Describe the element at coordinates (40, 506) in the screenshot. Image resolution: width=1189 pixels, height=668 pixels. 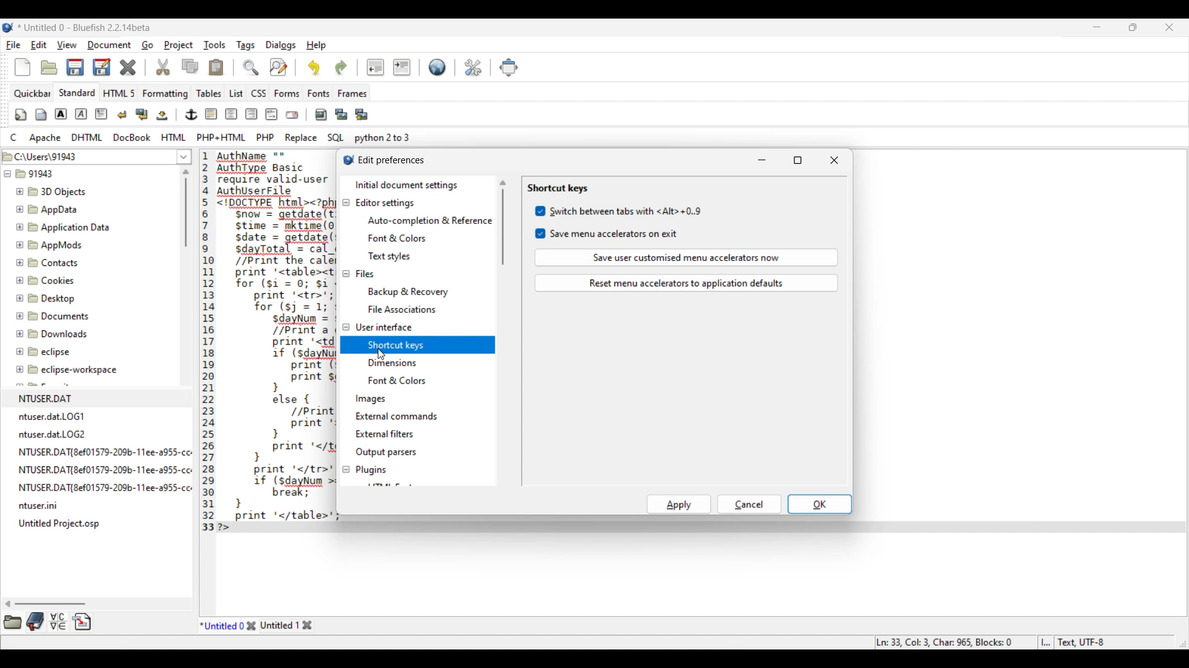
I see `ntuser.ini` at that location.